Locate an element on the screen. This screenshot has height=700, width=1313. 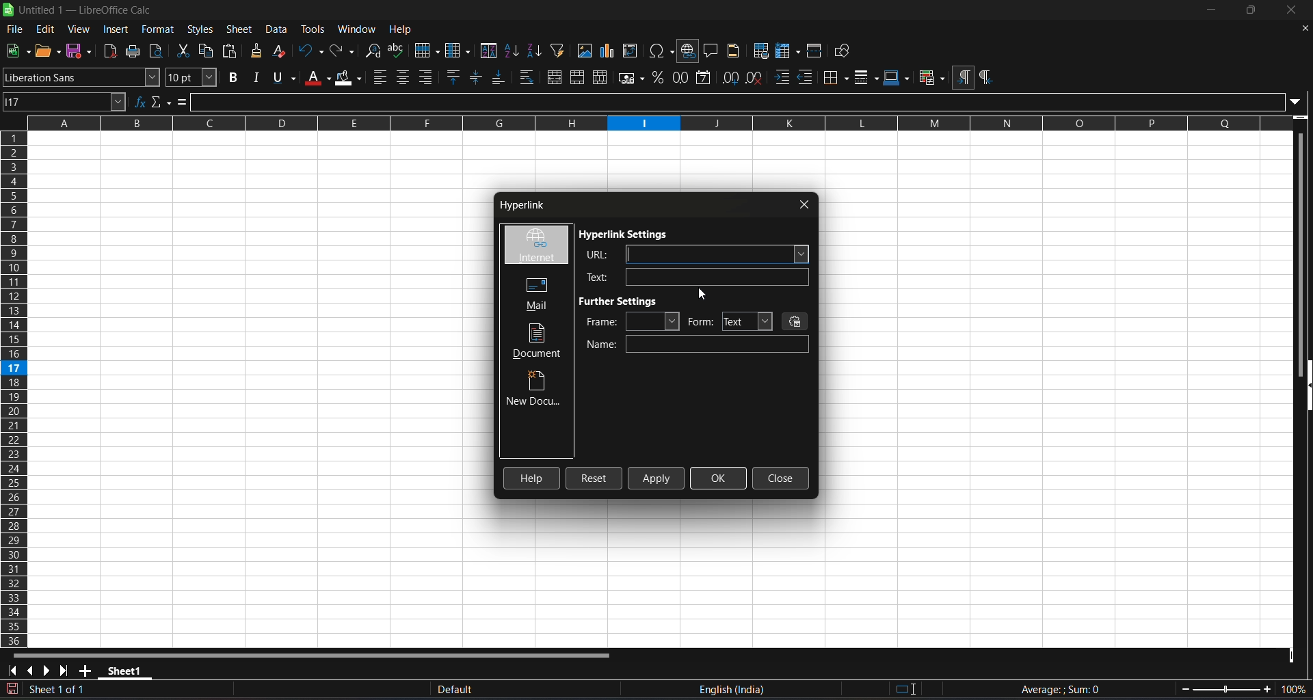
format as currency is located at coordinates (630, 77).